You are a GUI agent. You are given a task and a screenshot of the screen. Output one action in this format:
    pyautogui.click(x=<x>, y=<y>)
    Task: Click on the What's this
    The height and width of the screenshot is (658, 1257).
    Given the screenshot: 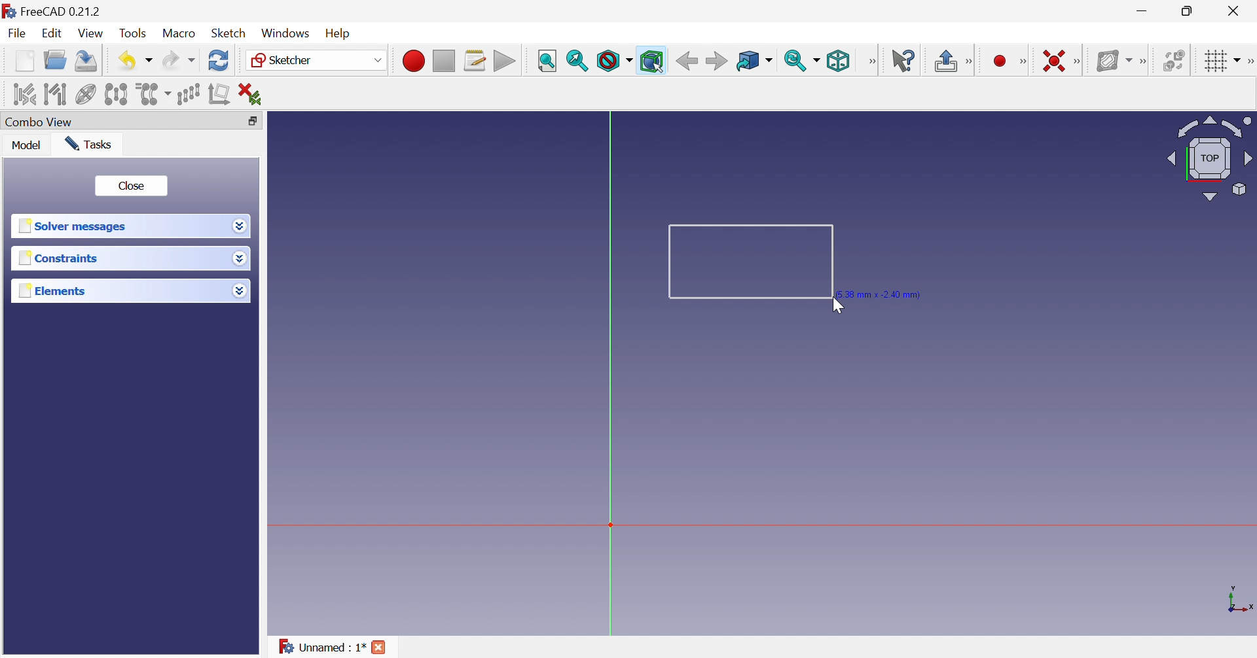 What is the action you would take?
    pyautogui.click(x=907, y=60)
    